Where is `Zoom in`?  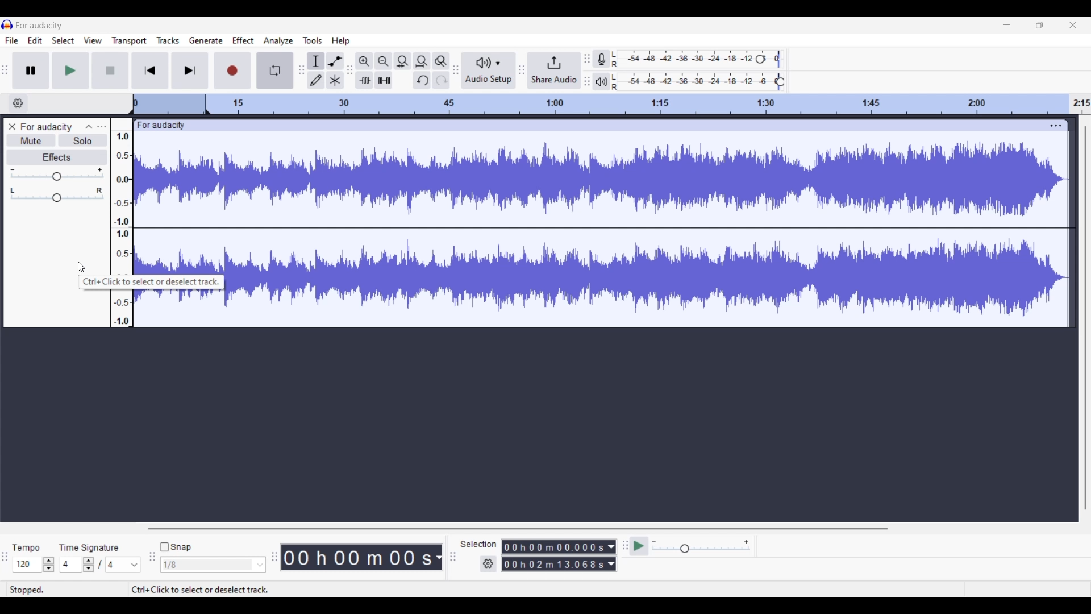 Zoom in is located at coordinates (364, 61).